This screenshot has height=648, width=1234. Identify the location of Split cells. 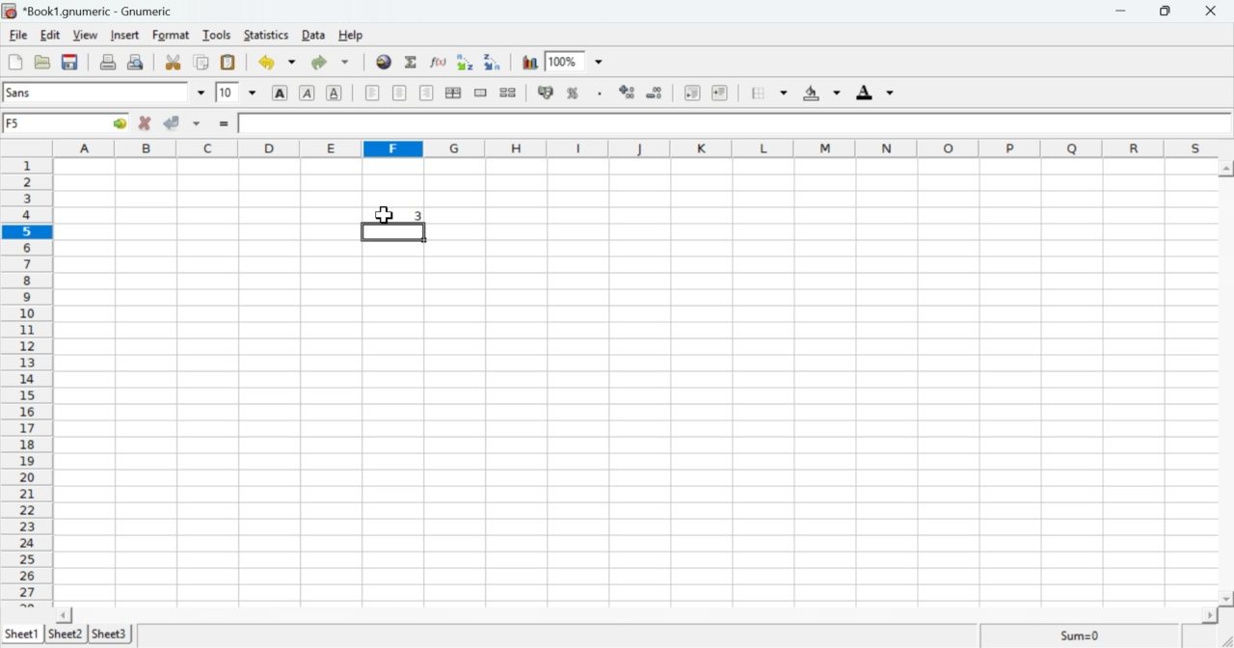
(510, 94).